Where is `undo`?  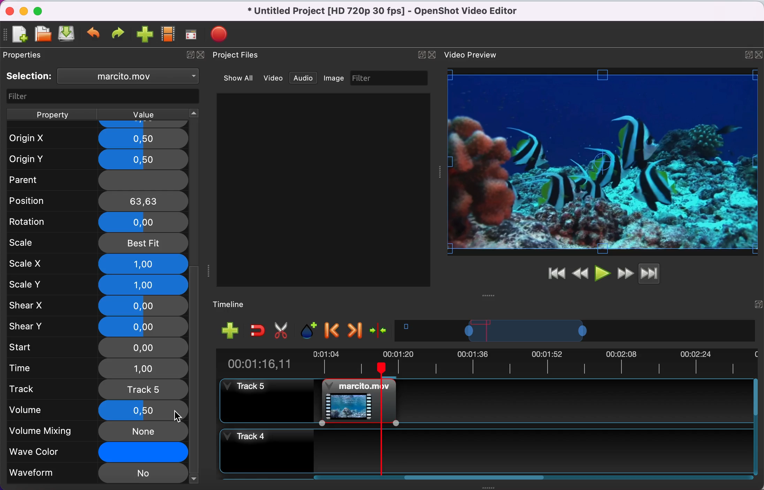 undo is located at coordinates (94, 35).